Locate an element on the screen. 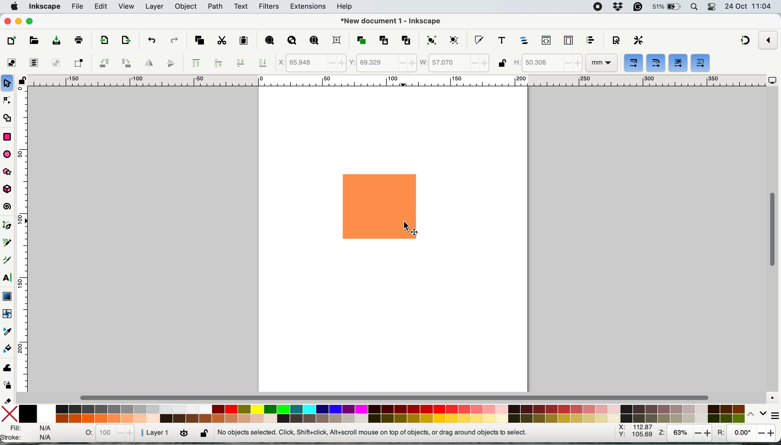 Image resolution: width=781 pixels, height=445 pixels. minimise is located at coordinates (18, 20).